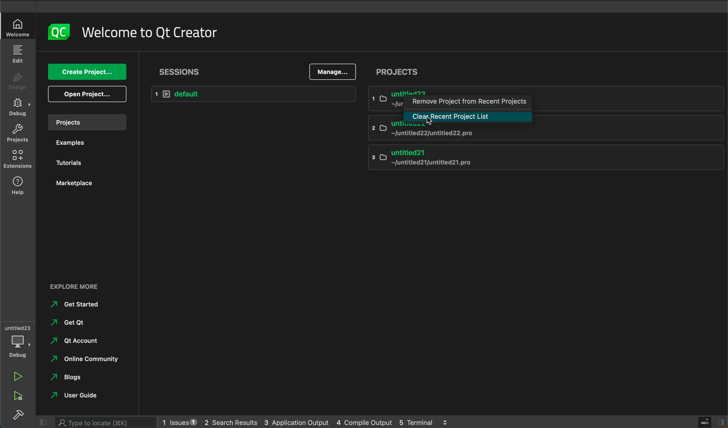  I want to click on explore more, so click(77, 286).